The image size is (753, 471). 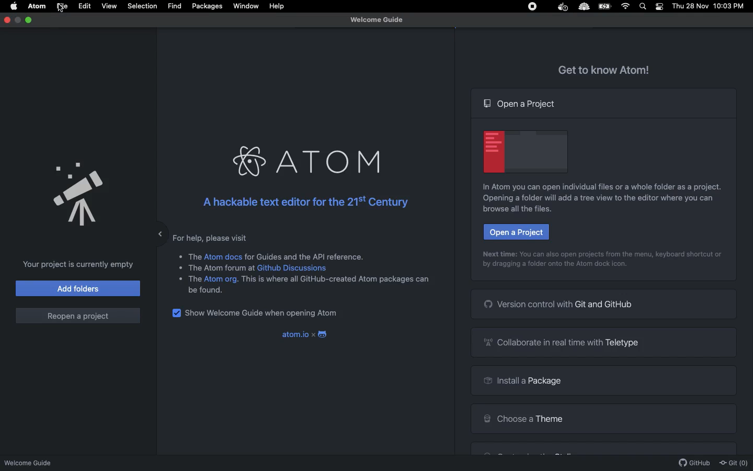 I want to click on Instructional text, so click(x=594, y=204).